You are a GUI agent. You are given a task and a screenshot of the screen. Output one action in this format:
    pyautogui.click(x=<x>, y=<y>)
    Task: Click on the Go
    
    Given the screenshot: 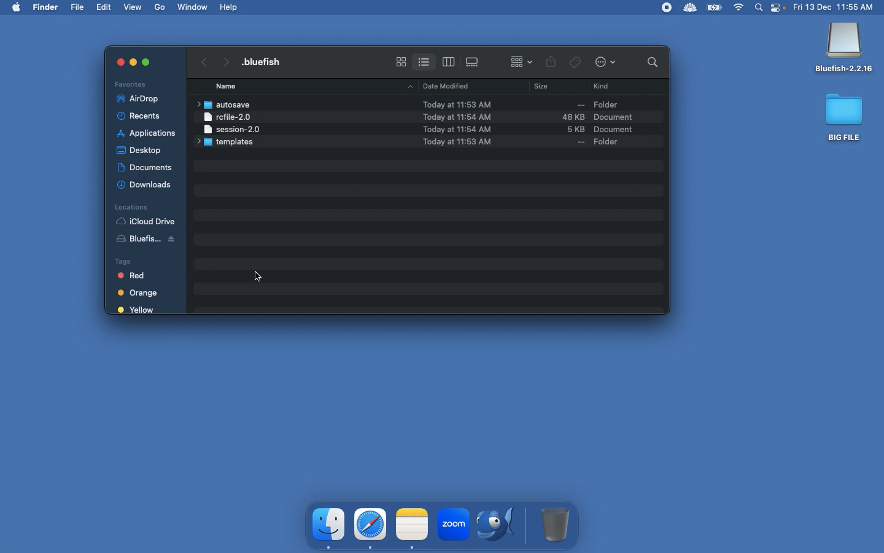 What is the action you would take?
    pyautogui.click(x=161, y=7)
    